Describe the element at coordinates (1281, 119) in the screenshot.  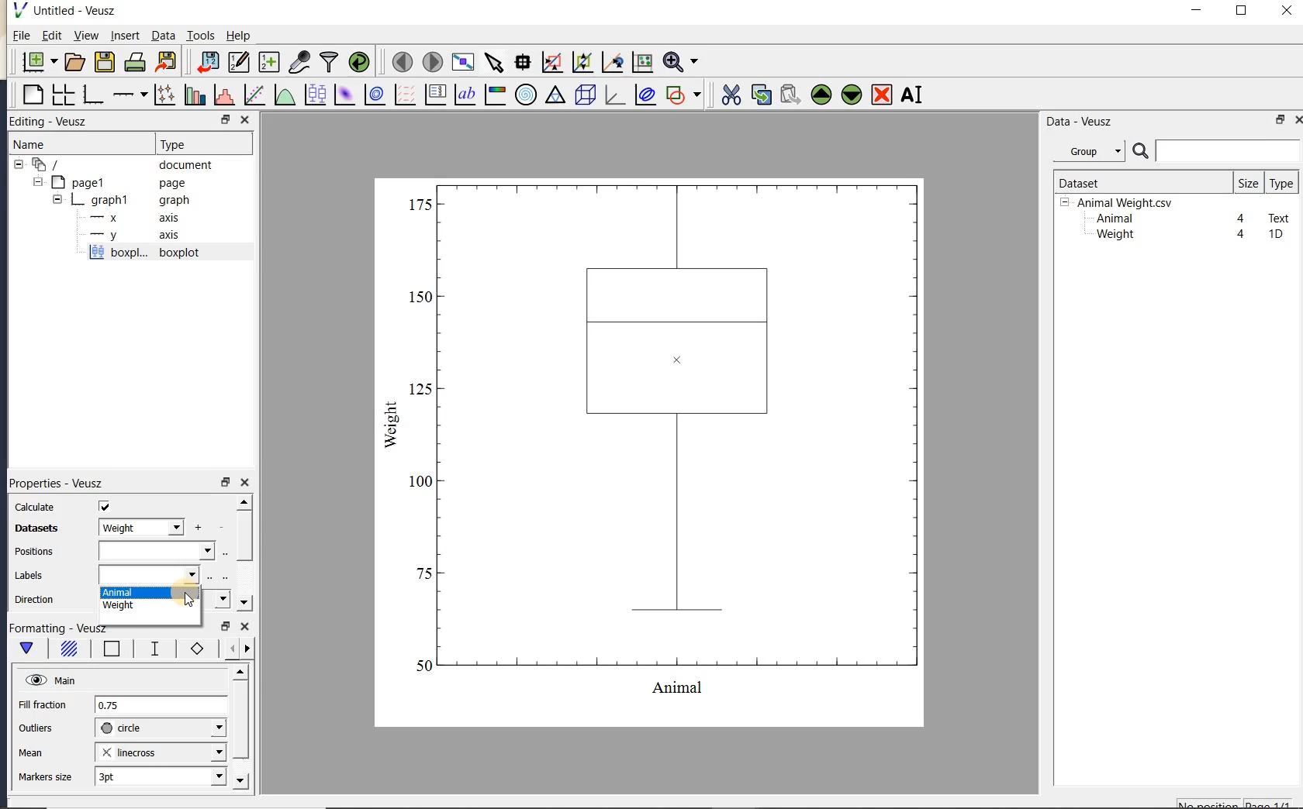
I see `restore` at that location.